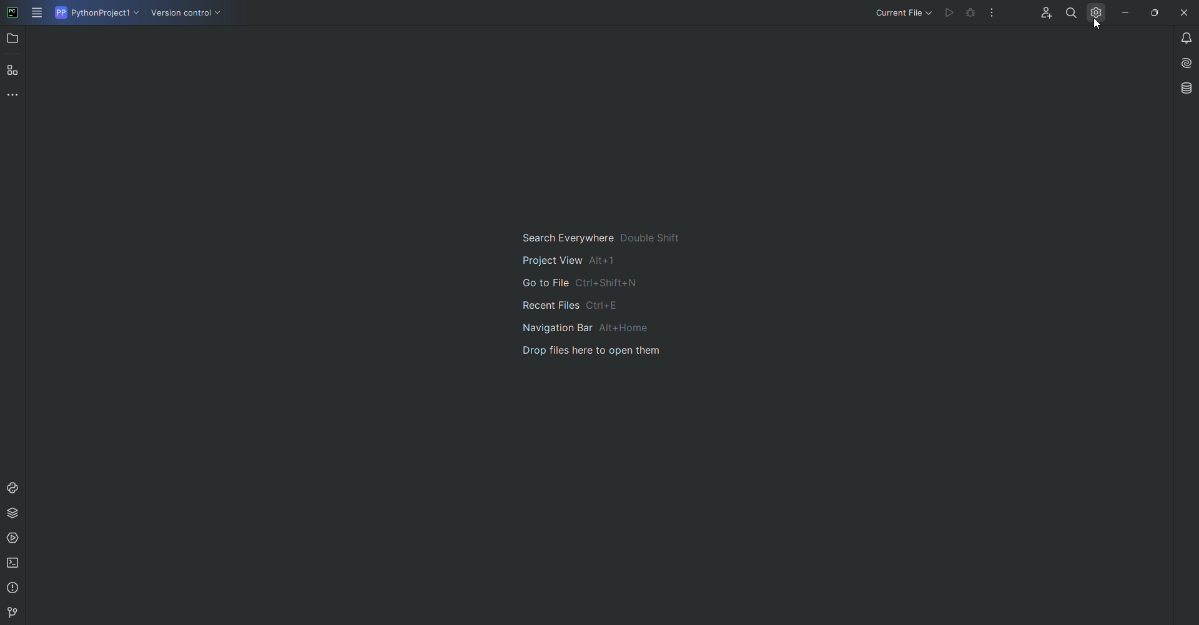 The image size is (1199, 625). I want to click on Settings, so click(1093, 12).